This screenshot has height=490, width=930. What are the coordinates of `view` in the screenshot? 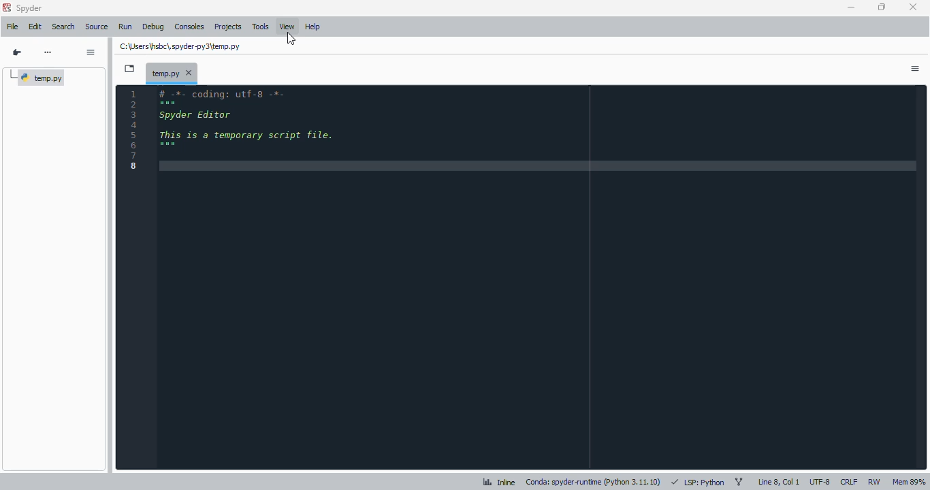 It's located at (287, 27).